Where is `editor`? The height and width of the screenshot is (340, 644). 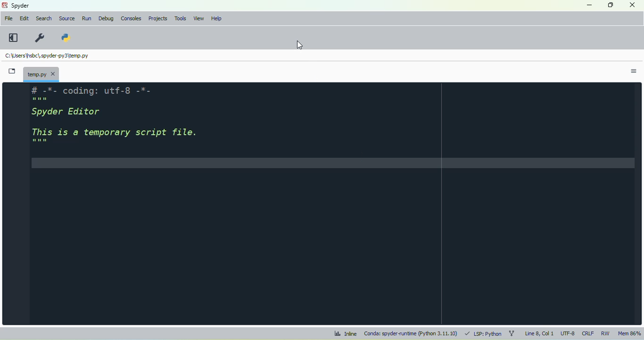 editor is located at coordinates (330, 203).